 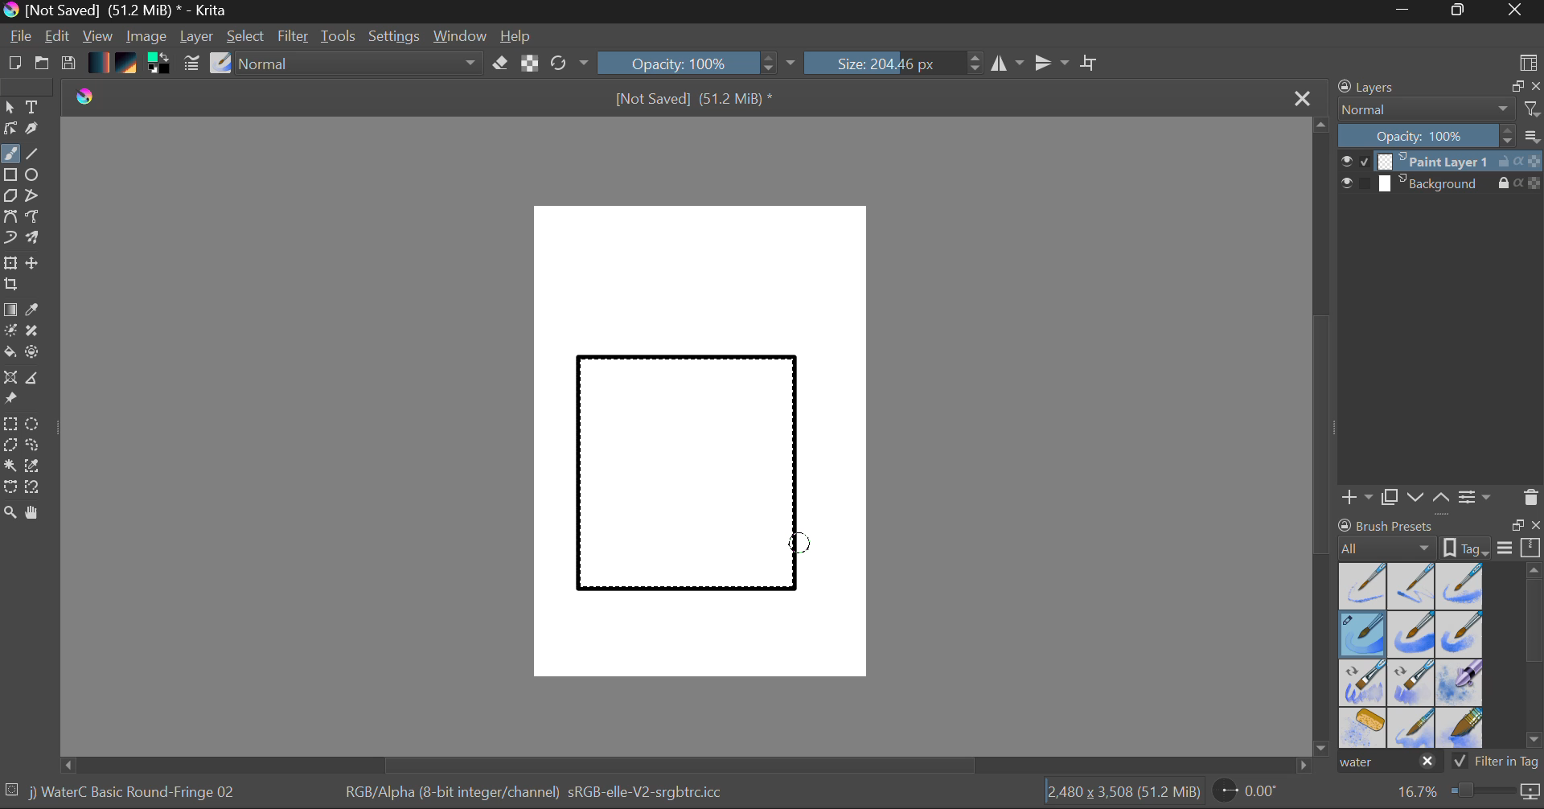 What do you see at coordinates (10, 108) in the screenshot?
I see `Select` at bounding box center [10, 108].